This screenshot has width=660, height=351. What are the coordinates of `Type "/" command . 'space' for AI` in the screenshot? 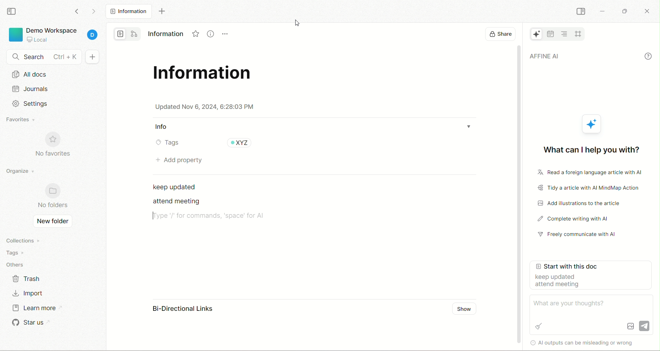 It's located at (210, 216).